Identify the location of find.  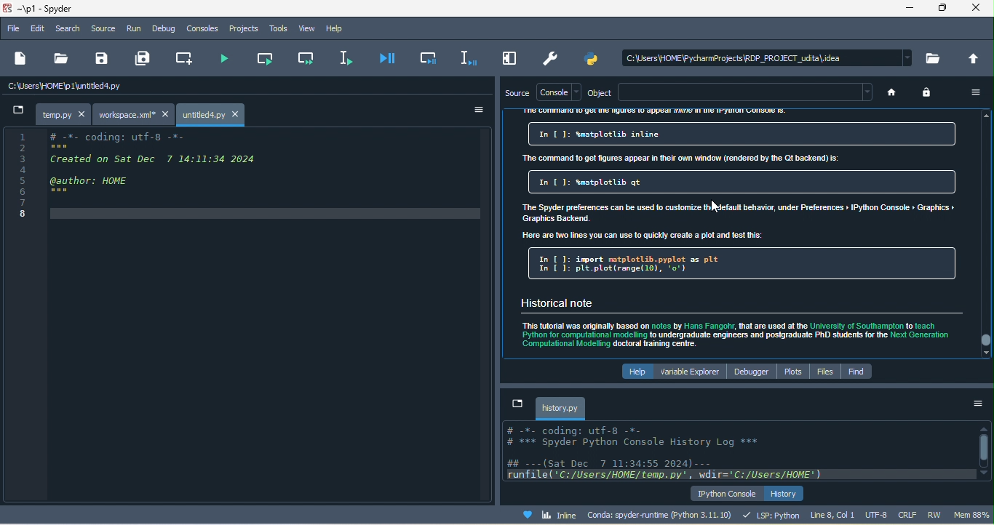
(858, 373).